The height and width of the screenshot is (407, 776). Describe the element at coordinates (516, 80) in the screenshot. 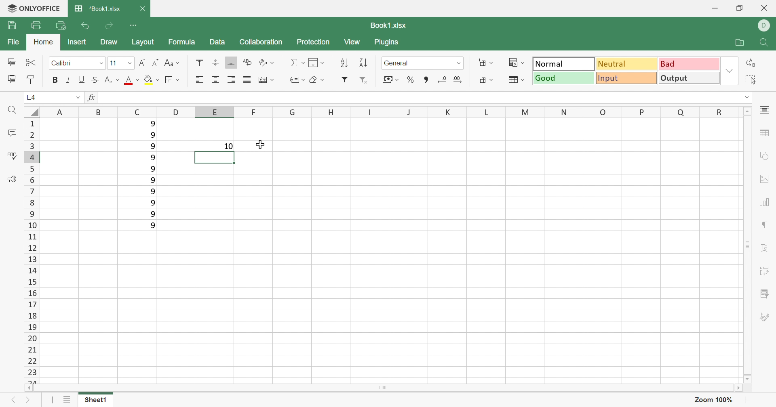

I see `Format table as template` at that location.